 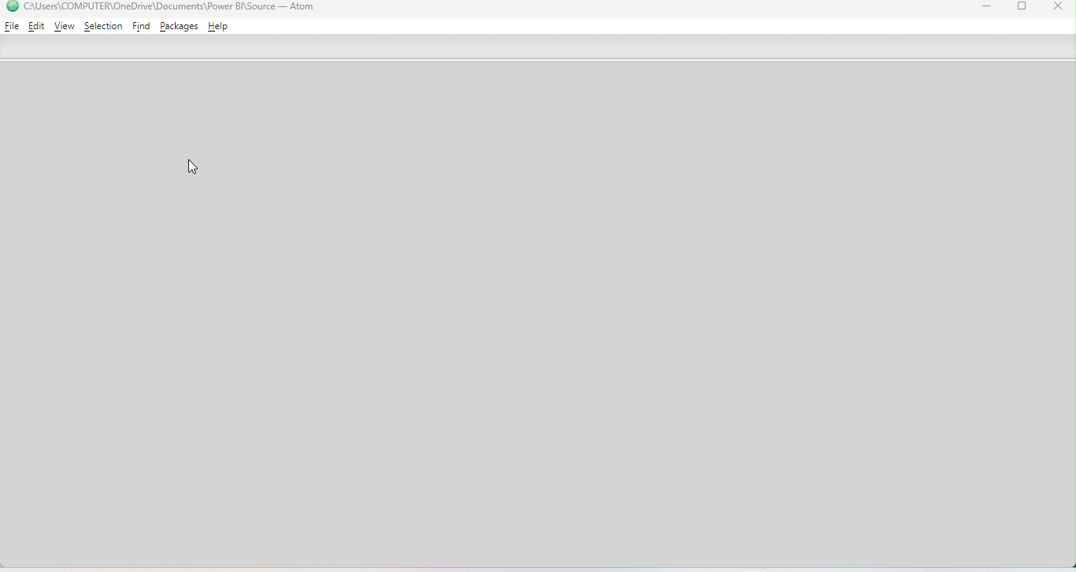 I want to click on Maximize, so click(x=1022, y=9).